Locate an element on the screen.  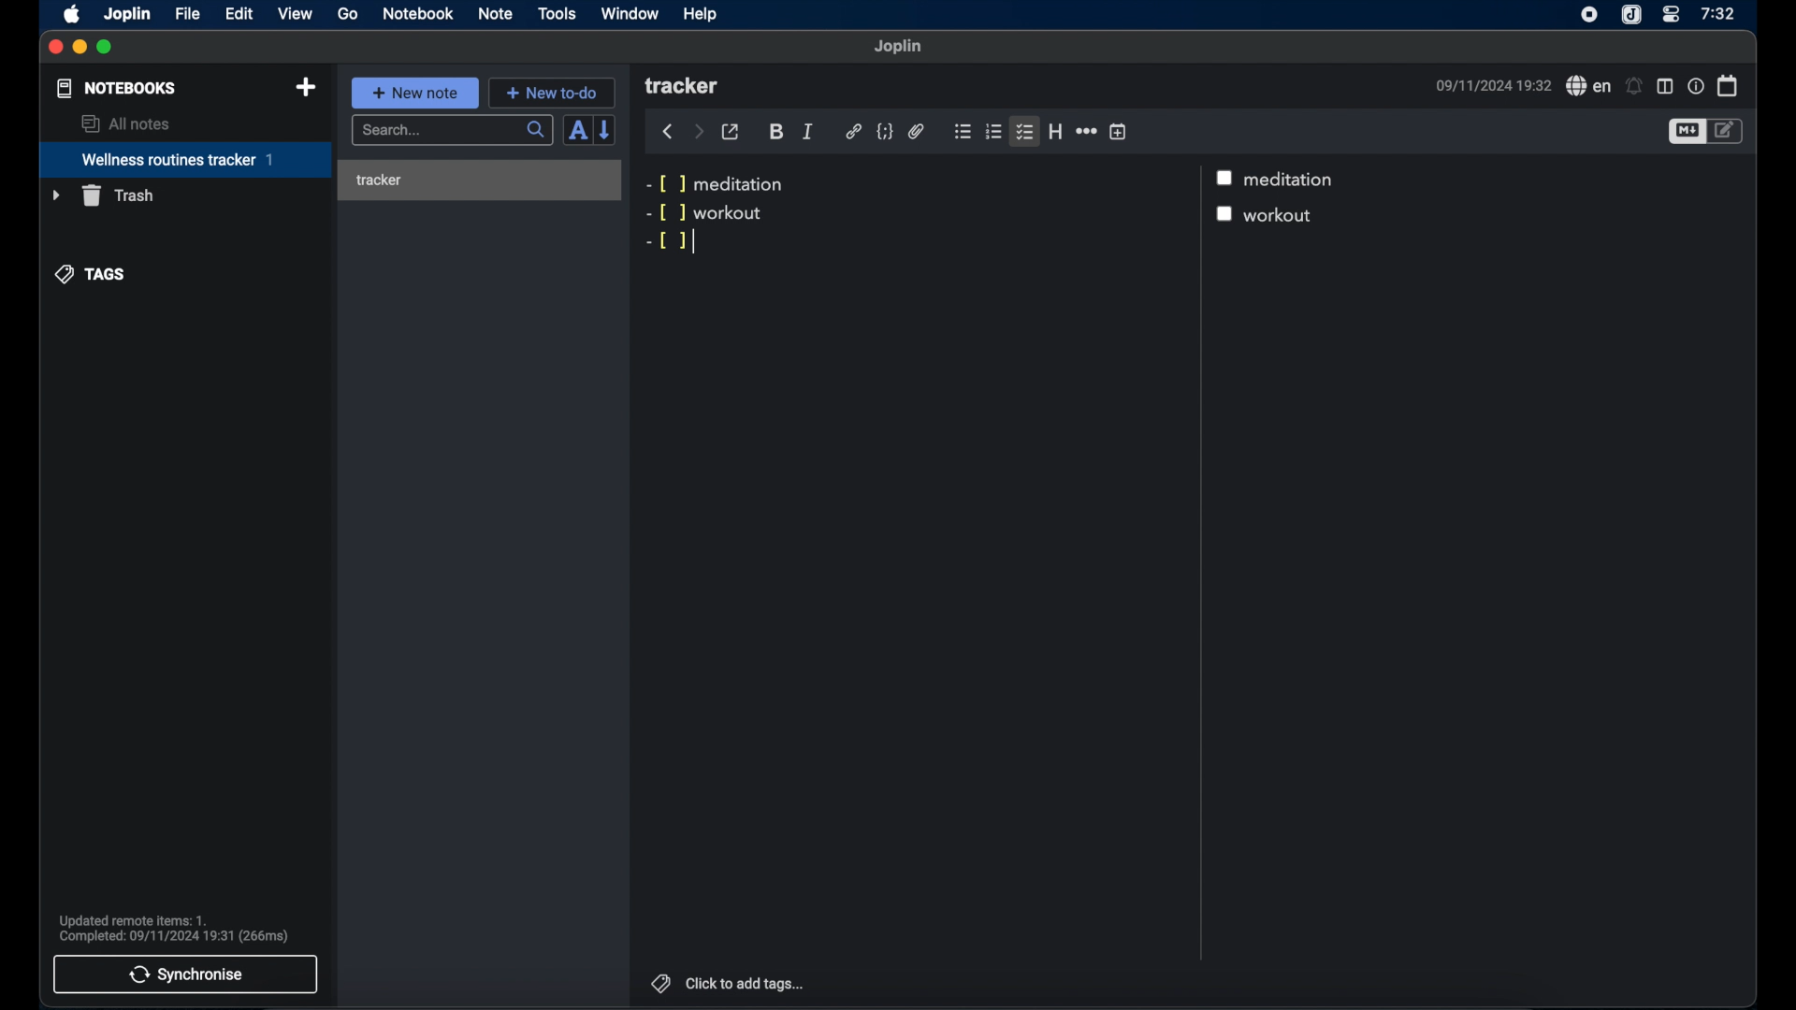
edit is located at coordinates (239, 14).